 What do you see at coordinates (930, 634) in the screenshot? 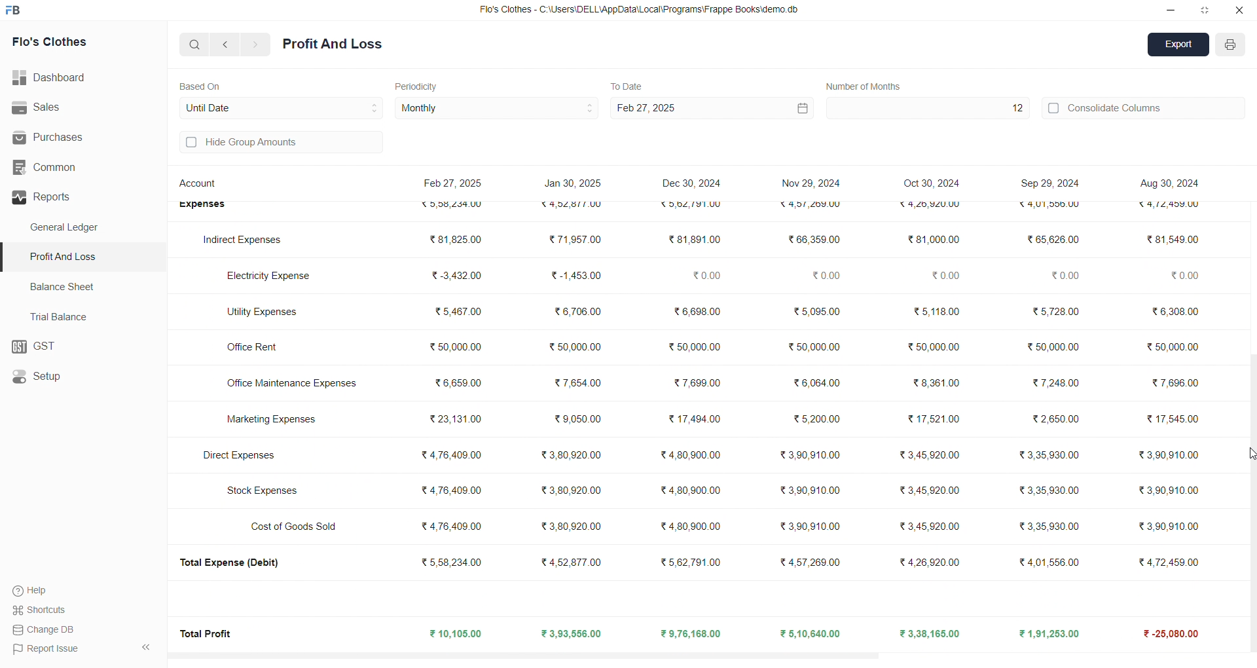
I see `₹3,38,165.00` at bounding box center [930, 634].